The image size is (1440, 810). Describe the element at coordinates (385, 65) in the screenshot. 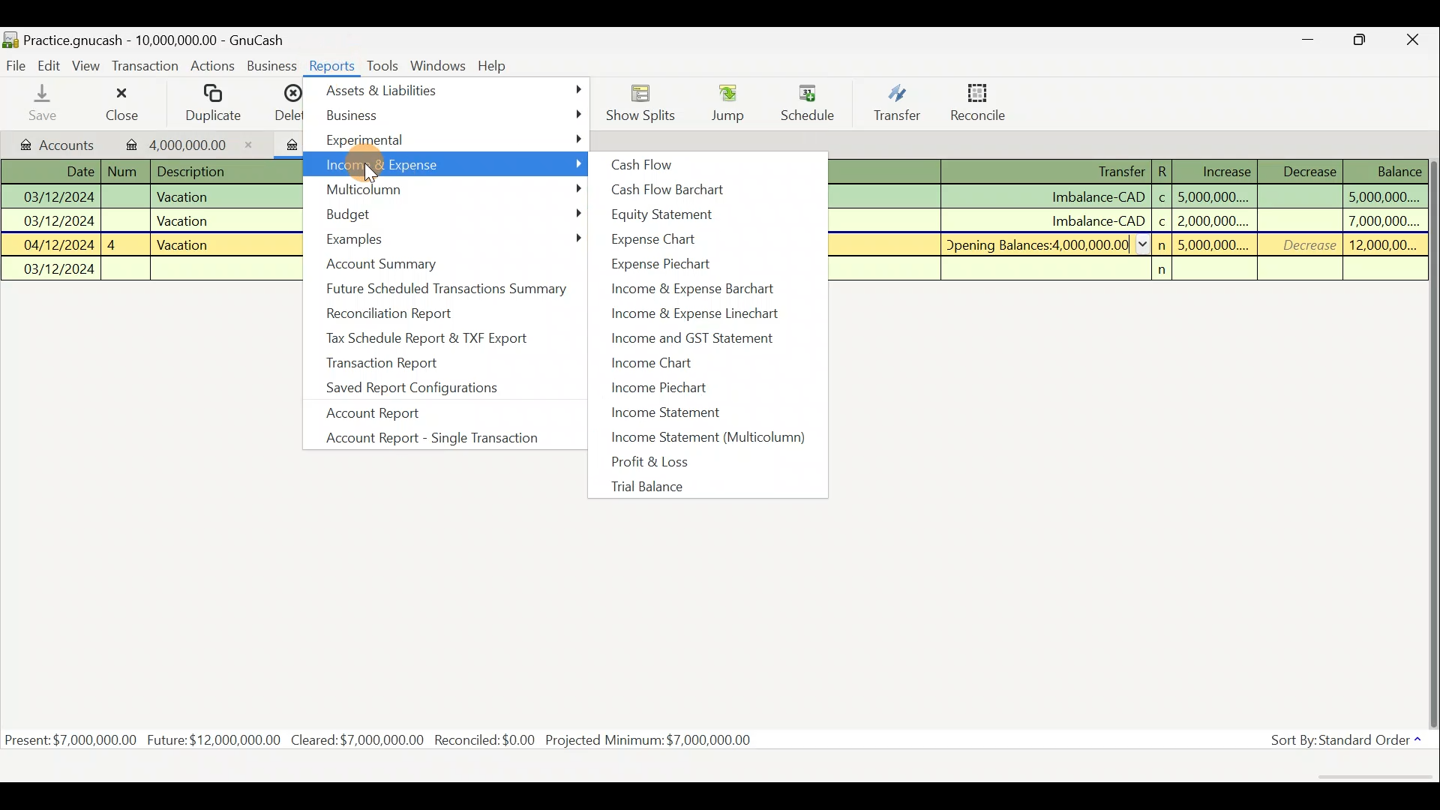

I see `Tools` at that location.